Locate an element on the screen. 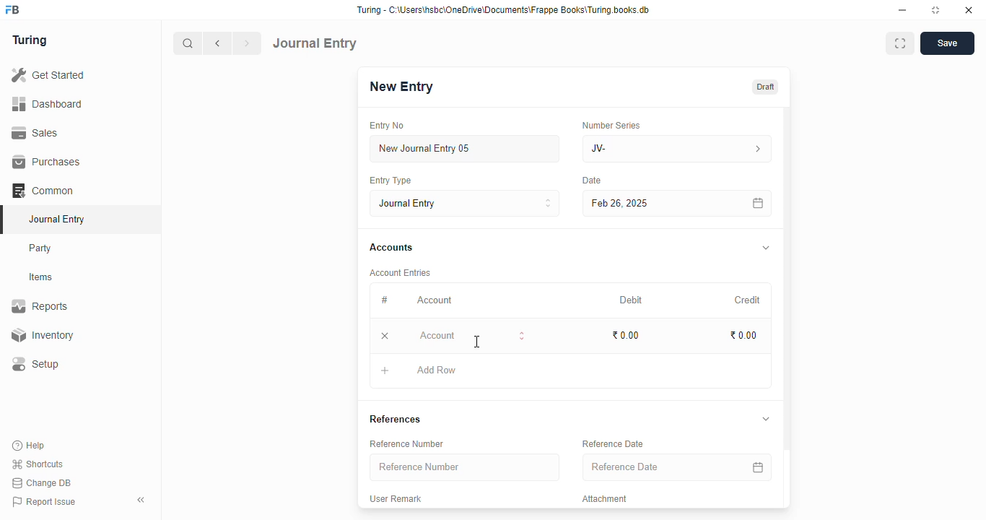 Image resolution: width=986 pixels, height=520 pixels. cursor is located at coordinates (477, 342).